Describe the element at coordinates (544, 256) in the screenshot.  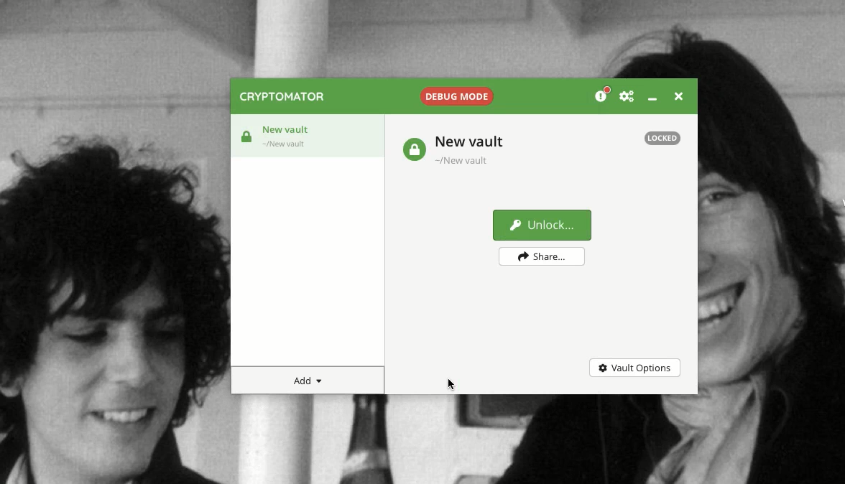
I see `Share...` at that location.